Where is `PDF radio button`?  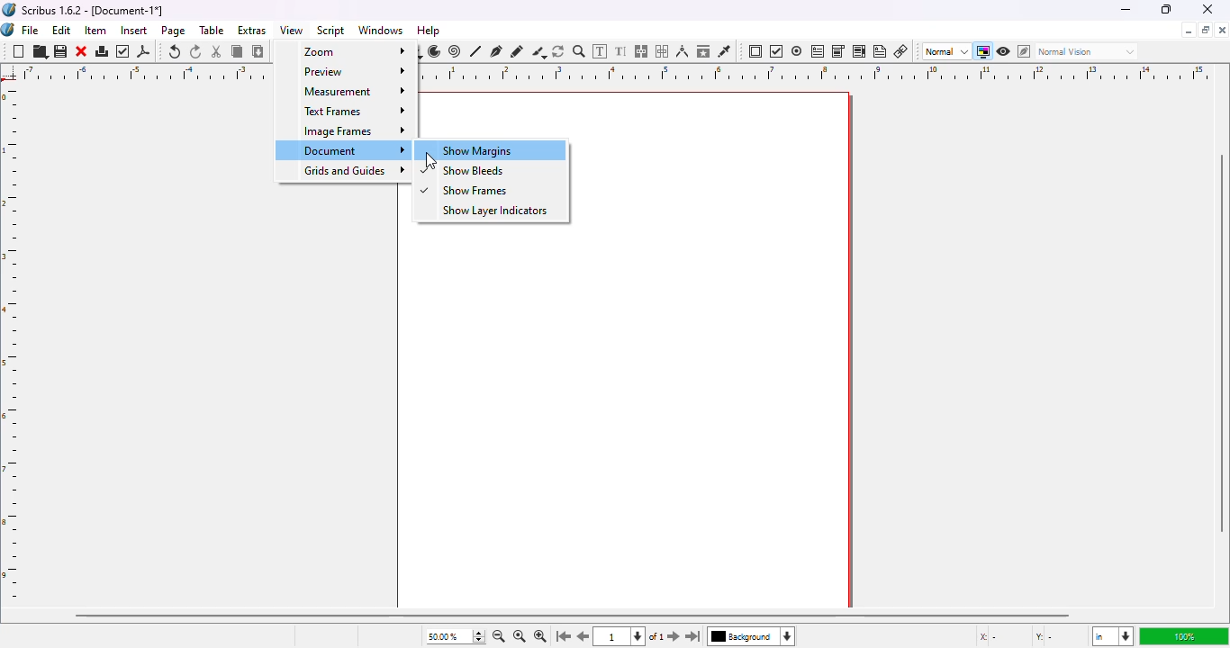
PDF radio button is located at coordinates (797, 51).